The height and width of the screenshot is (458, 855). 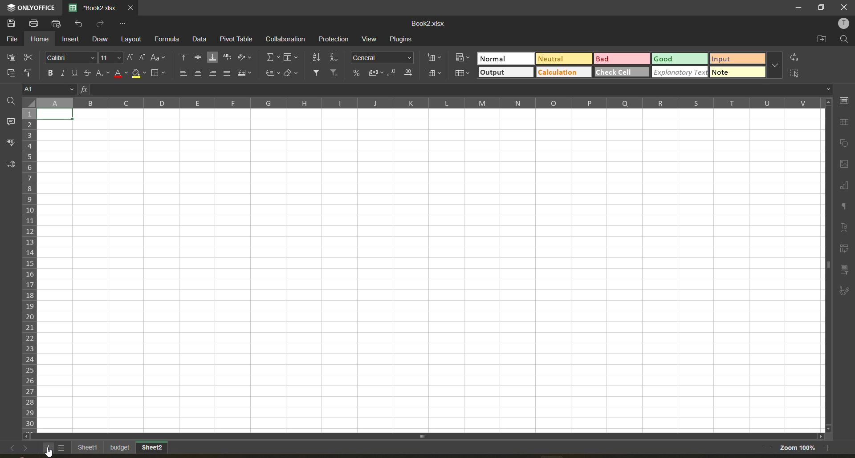 What do you see at coordinates (621, 72) in the screenshot?
I see `check cell` at bounding box center [621, 72].